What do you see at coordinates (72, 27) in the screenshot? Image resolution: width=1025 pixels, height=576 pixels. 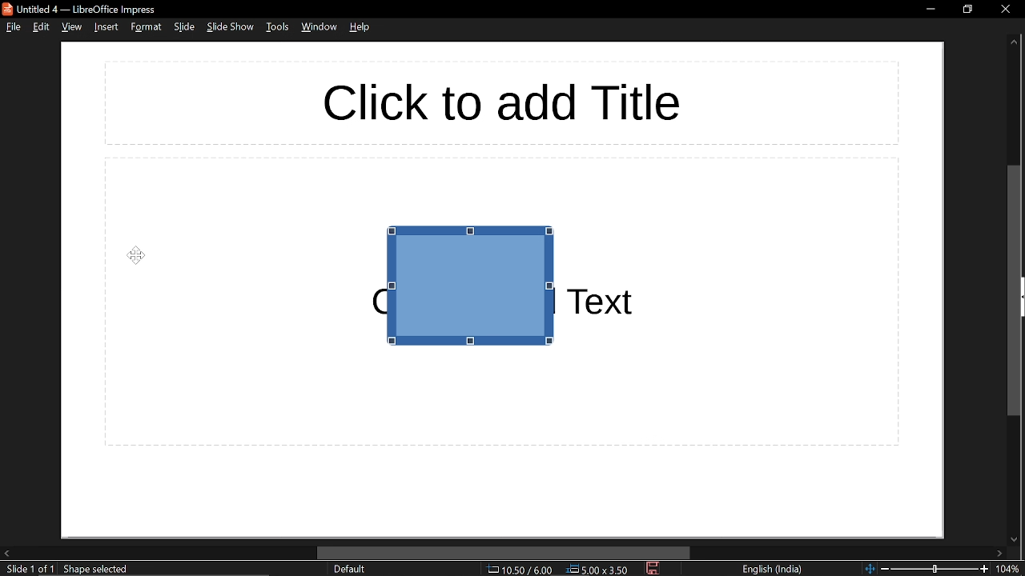 I see `view` at bounding box center [72, 27].